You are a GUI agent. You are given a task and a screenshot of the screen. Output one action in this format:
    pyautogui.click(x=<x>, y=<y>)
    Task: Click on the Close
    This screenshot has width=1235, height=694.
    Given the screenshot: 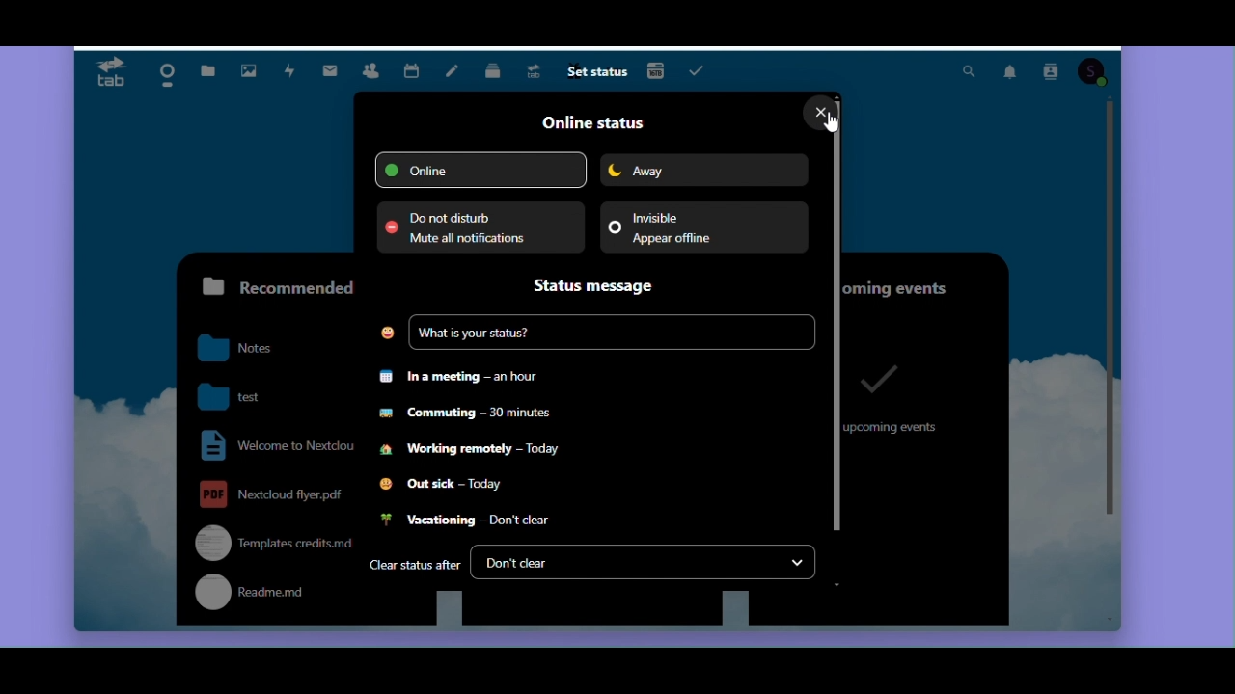 What is the action you would take?
    pyautogui.click(x=817, y=113)
    